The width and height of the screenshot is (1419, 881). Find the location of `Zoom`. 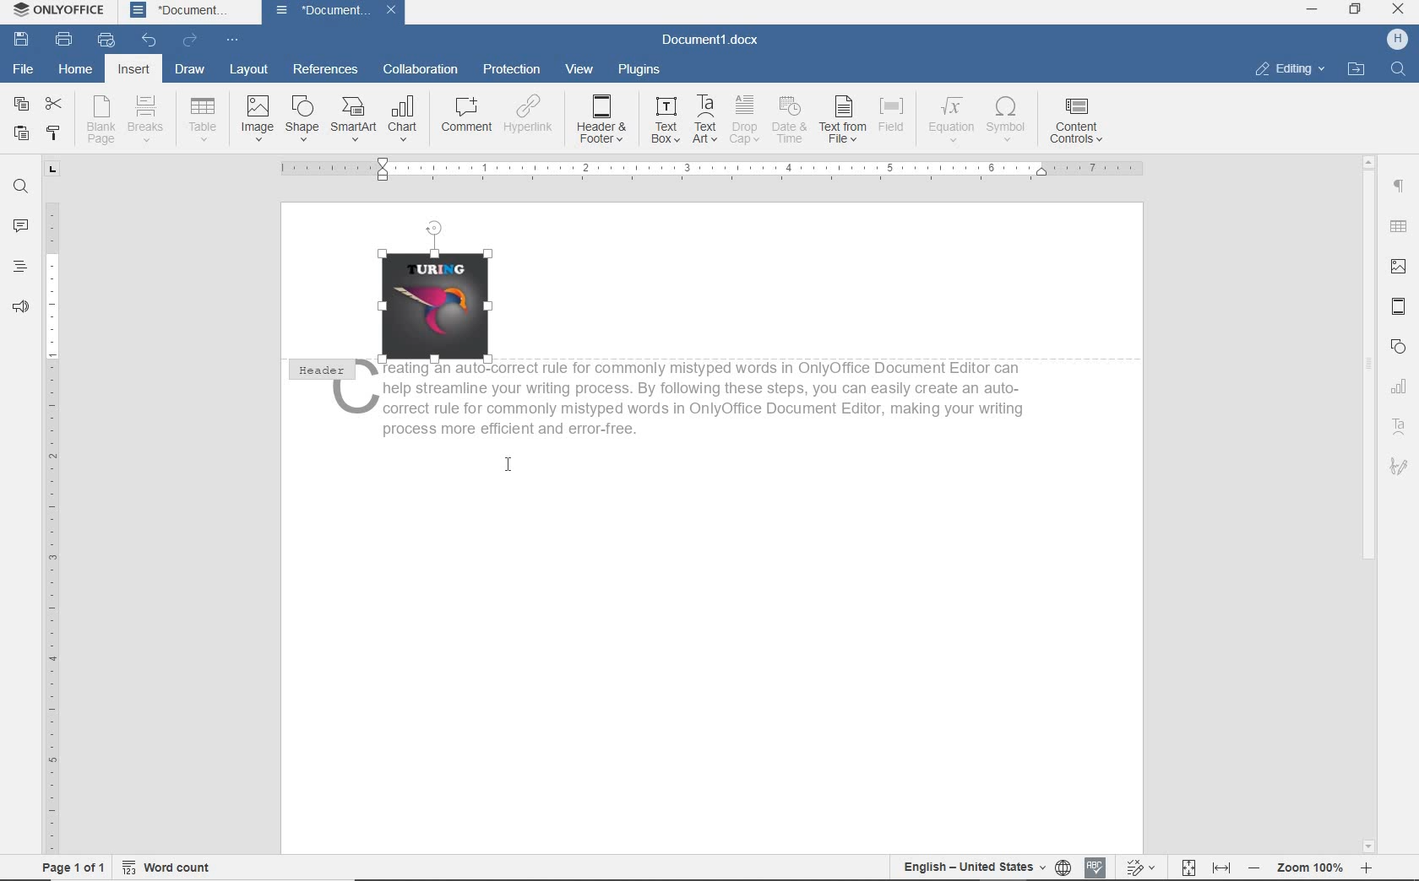

Zoom is located at coordinates (1308, 868).